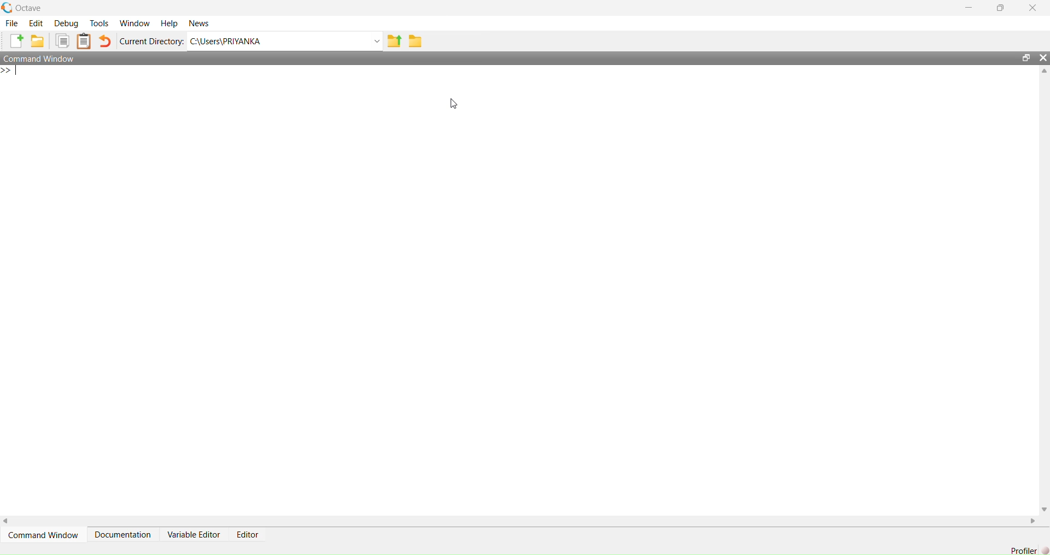 This screenshot has width=1050, height=555. Describe the element at coordinates (62, 40) in the screenshot. I see `Copy` at that location.